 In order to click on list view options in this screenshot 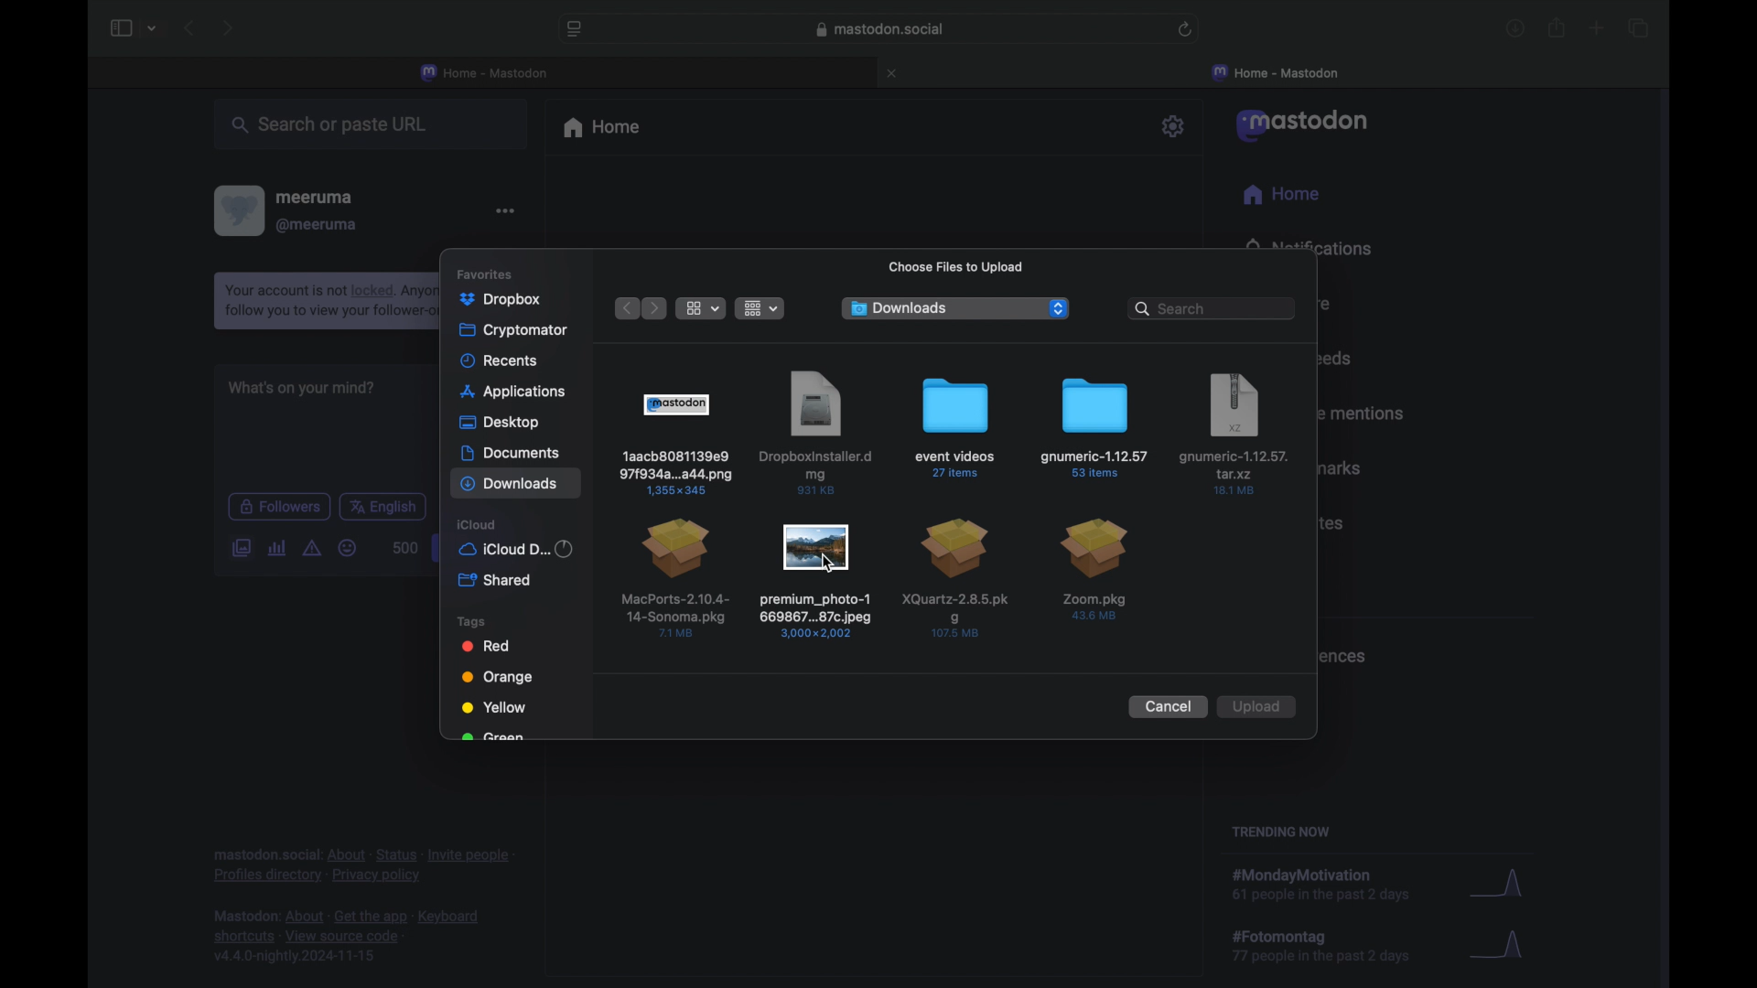, I will do `click(701, 308)`.